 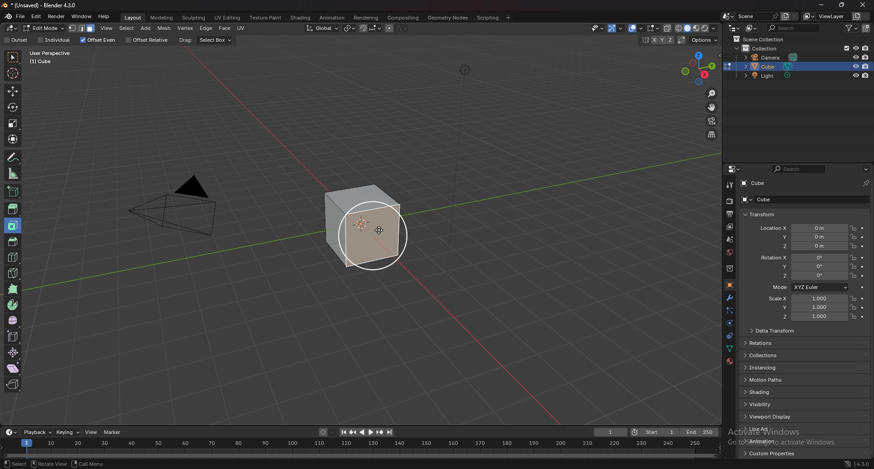 What do you see at coordinates (16, 40) in the screenshot?
I see `outset` at bounding box center [16, 40].